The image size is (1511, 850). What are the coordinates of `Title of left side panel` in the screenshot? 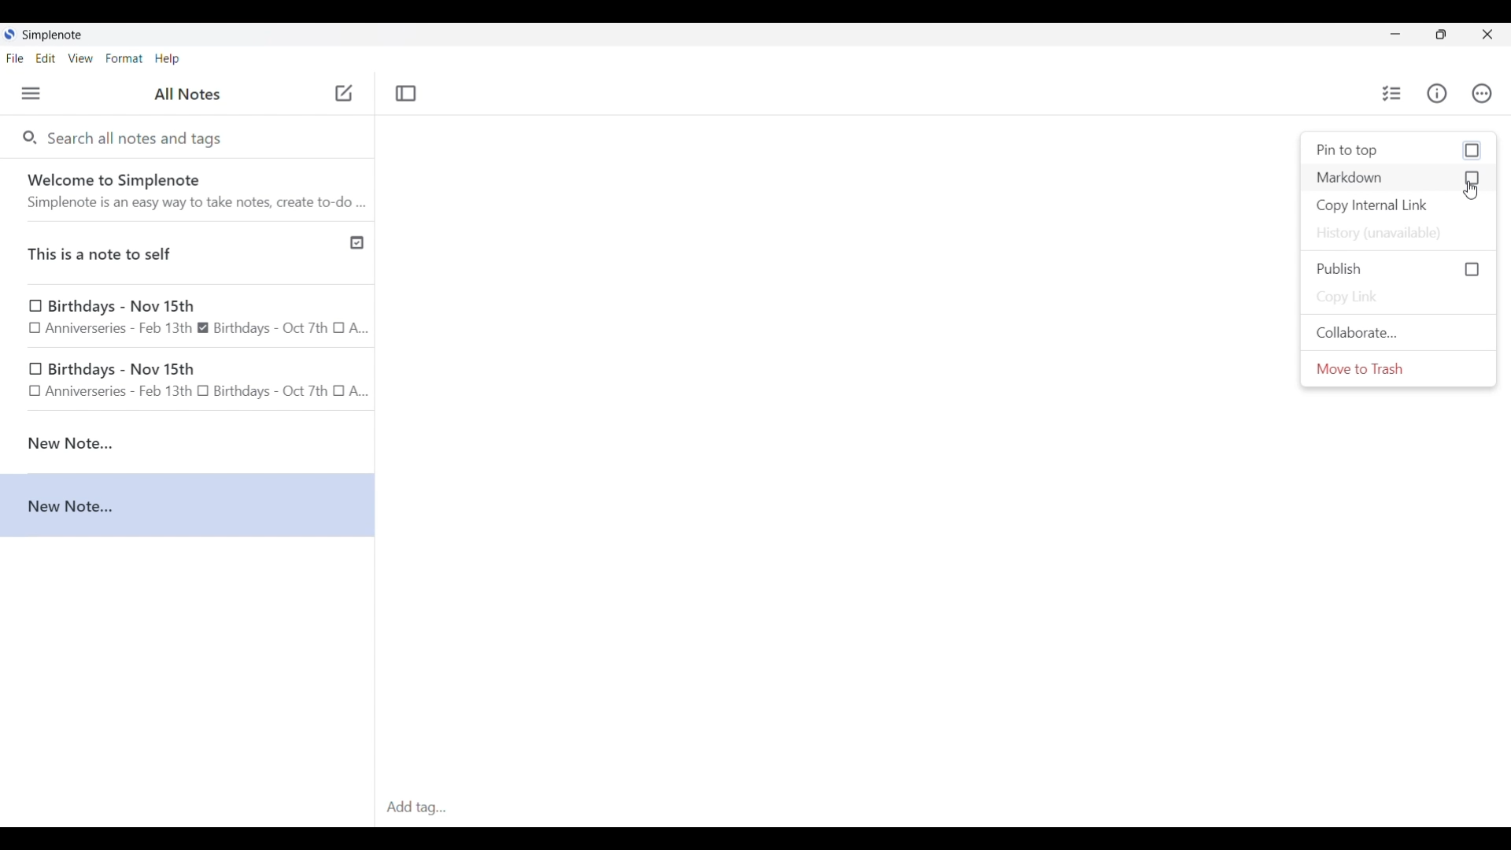 It's located at (187, 94).